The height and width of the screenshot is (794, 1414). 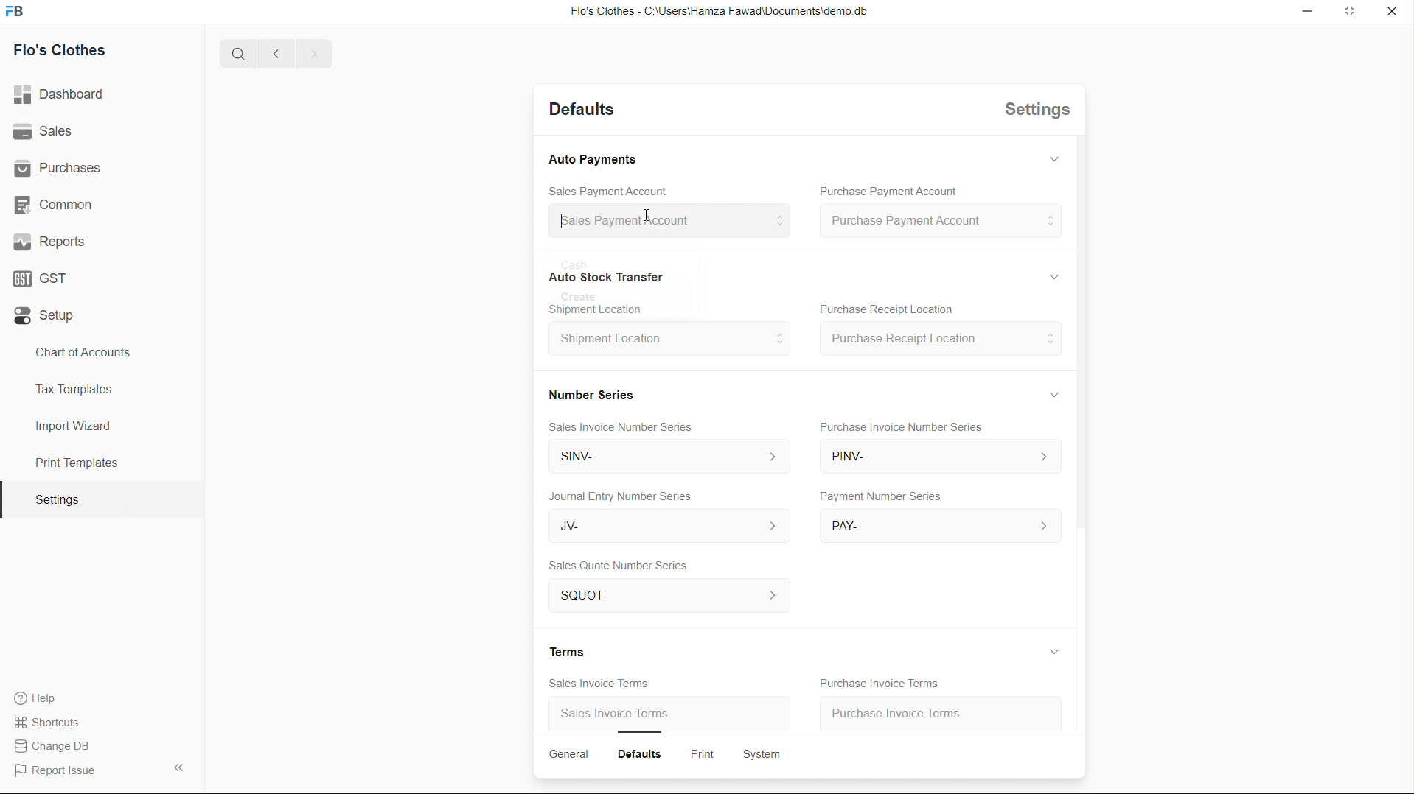 I want to click on Back, so click(x=271, y=55).